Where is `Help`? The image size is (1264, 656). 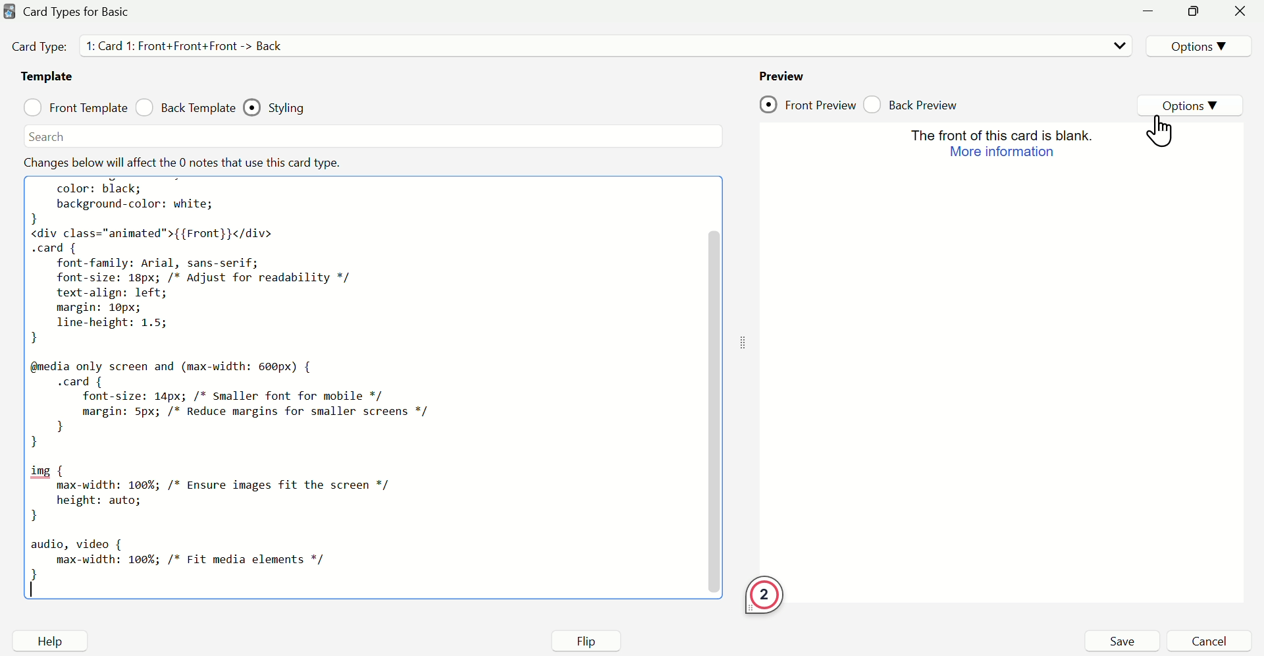
Help is located at coordinates (48, 642).